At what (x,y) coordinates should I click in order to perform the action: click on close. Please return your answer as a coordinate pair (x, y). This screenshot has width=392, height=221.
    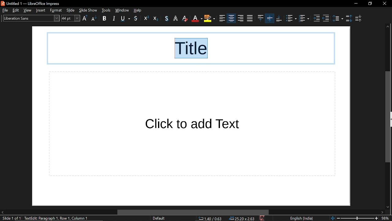
    Looking at the image, I should click on (384, 4).